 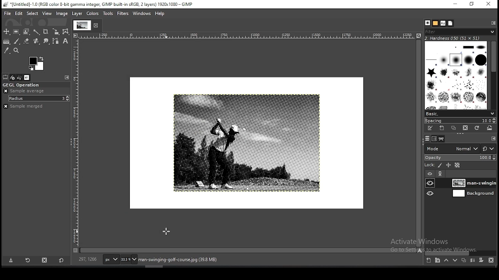 I want to click on help, so click(x=159, y=14).